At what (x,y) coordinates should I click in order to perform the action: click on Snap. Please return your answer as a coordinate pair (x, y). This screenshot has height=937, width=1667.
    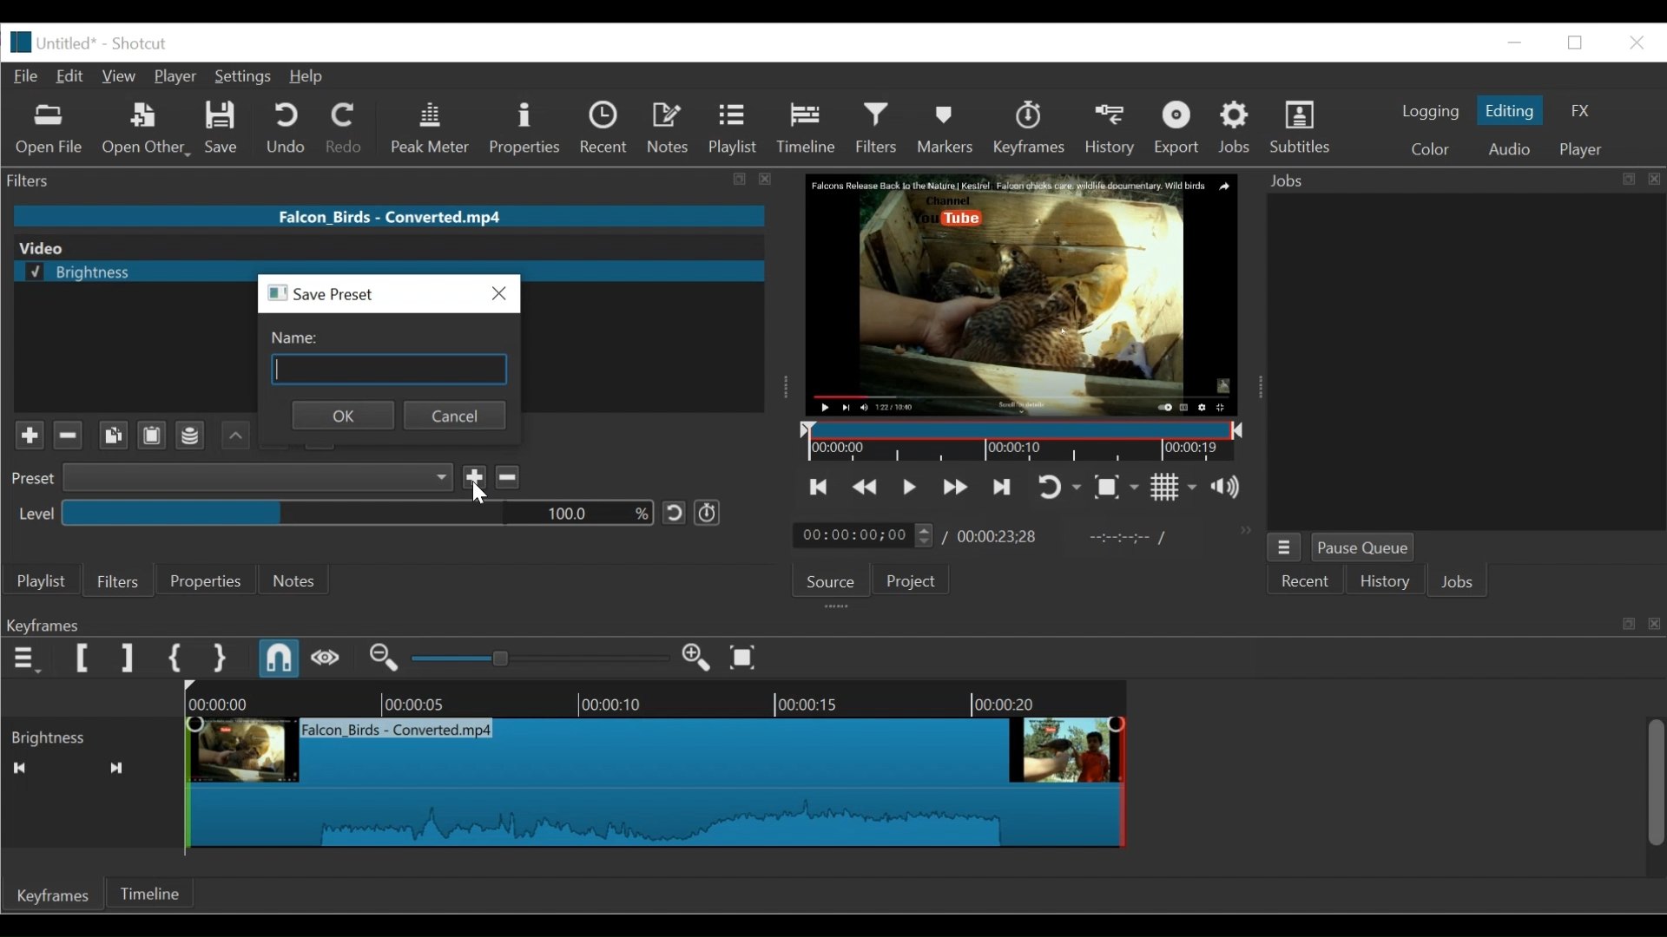
    Looking at the image, I should click on (280, 659).